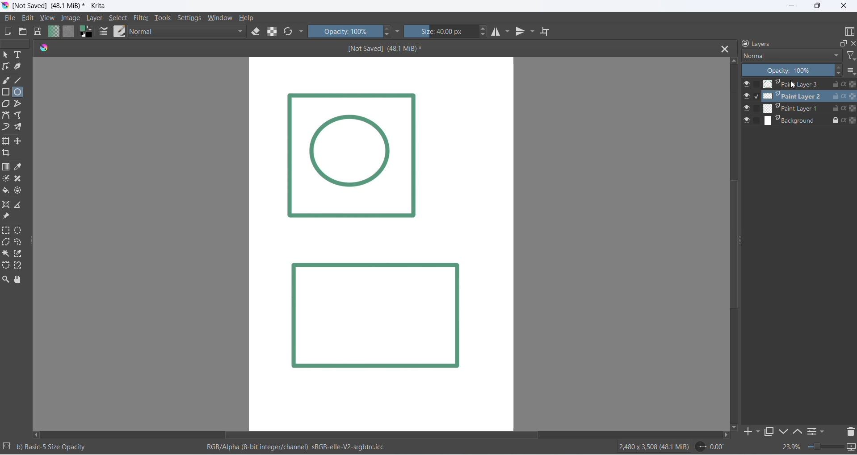  Describe the element at coordinates (8, 217) in the screenshot. I see `reference image tool` at that location.